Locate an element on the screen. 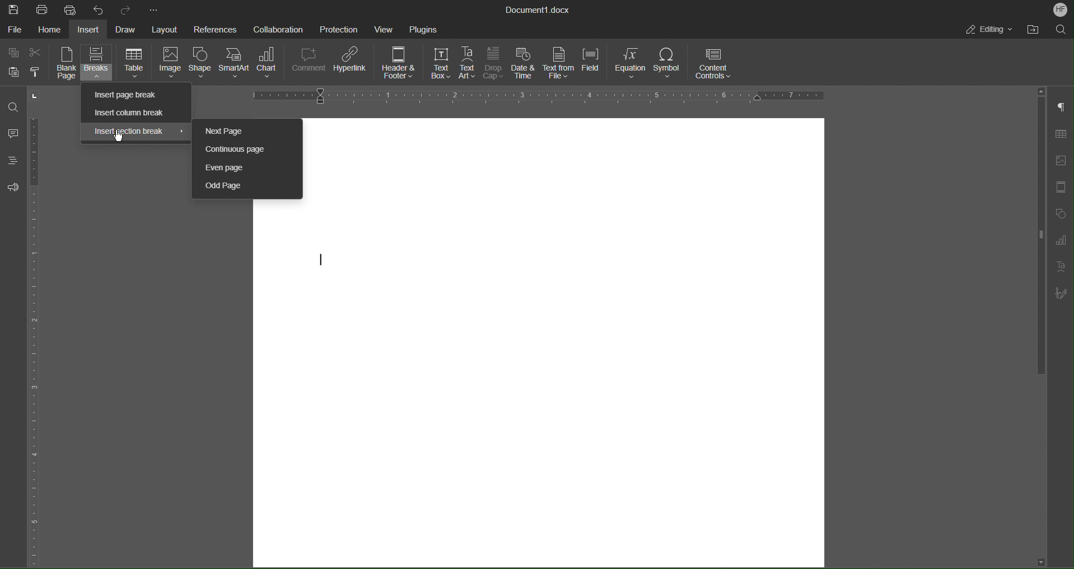 The width and height of the screenshot is (1074, 569). Table is located at coordinates (1059, 135).